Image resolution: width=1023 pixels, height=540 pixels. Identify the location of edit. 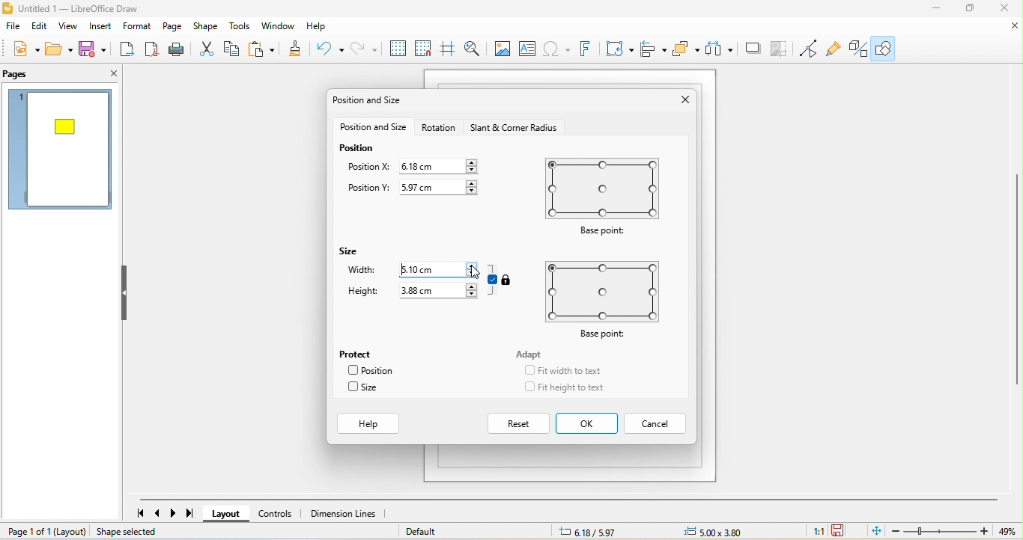
(40, 27).